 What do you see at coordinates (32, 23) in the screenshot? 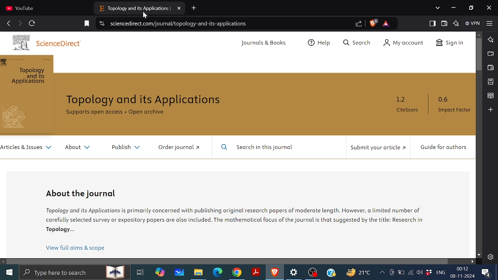
I see `reload` at bounding box center [32, 23].